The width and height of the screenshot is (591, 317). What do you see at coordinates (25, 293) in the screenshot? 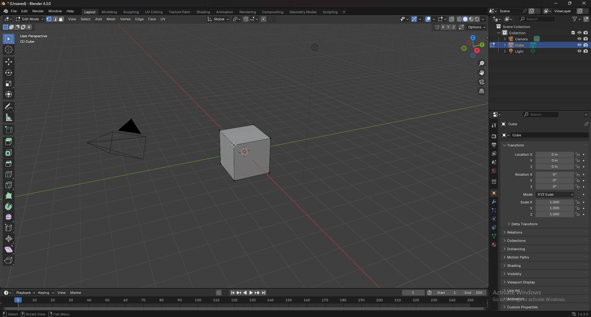
I see `playback` at bounding box center [25, 293].